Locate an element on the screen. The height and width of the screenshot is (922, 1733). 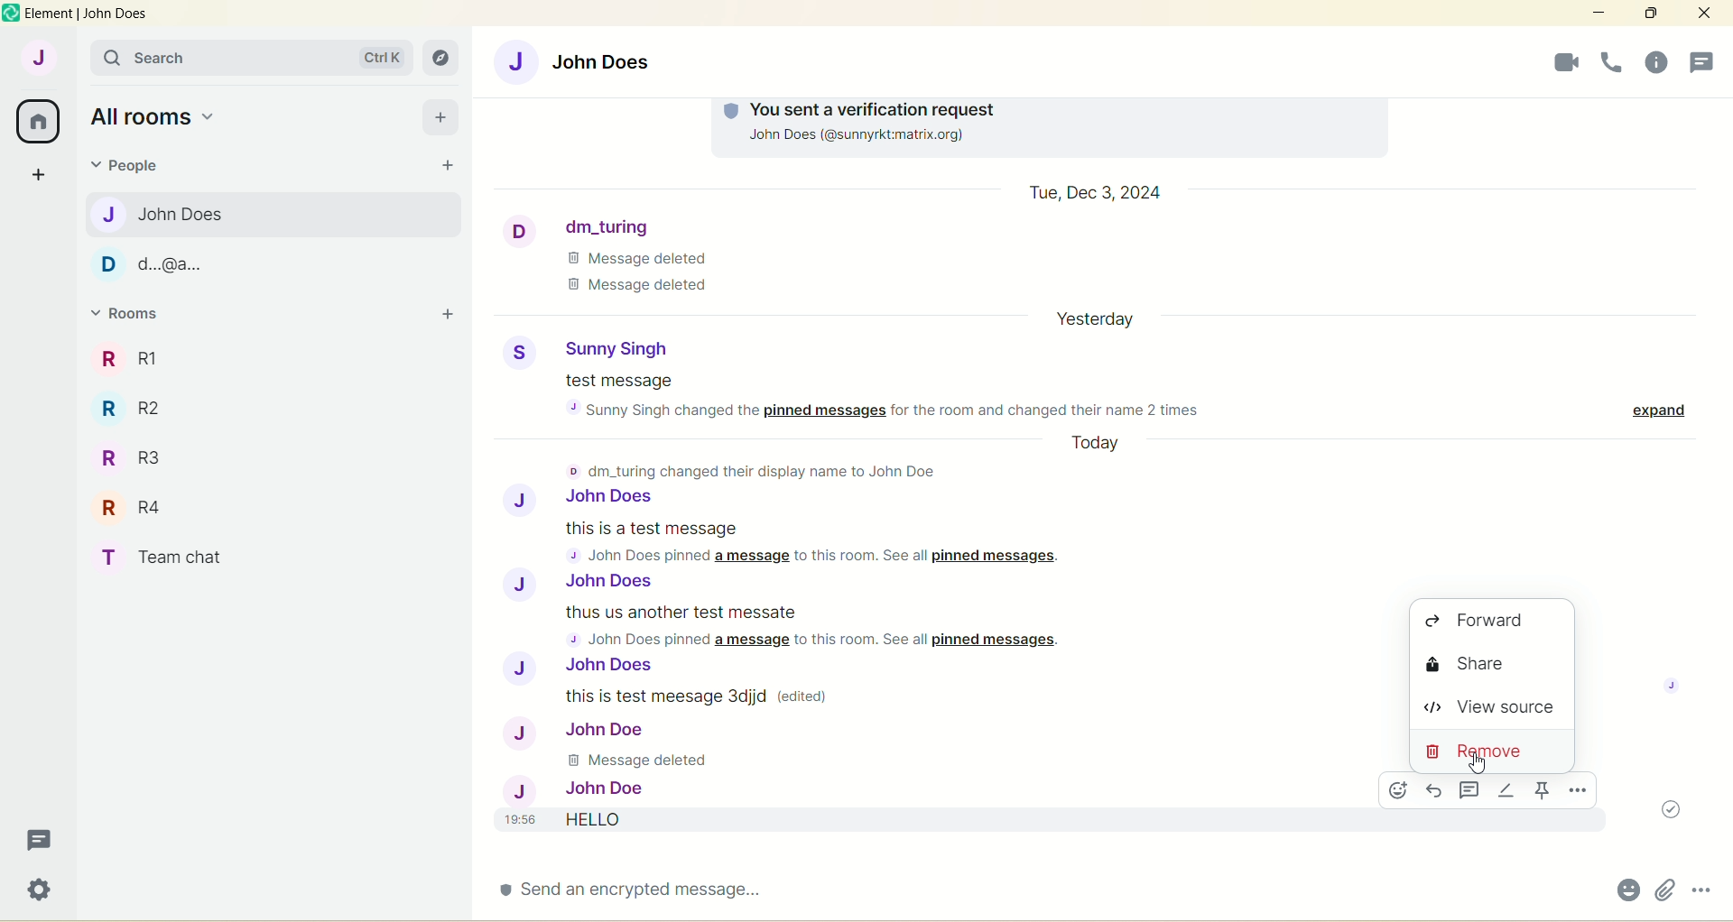
options is located at coordinates (1567, 788).